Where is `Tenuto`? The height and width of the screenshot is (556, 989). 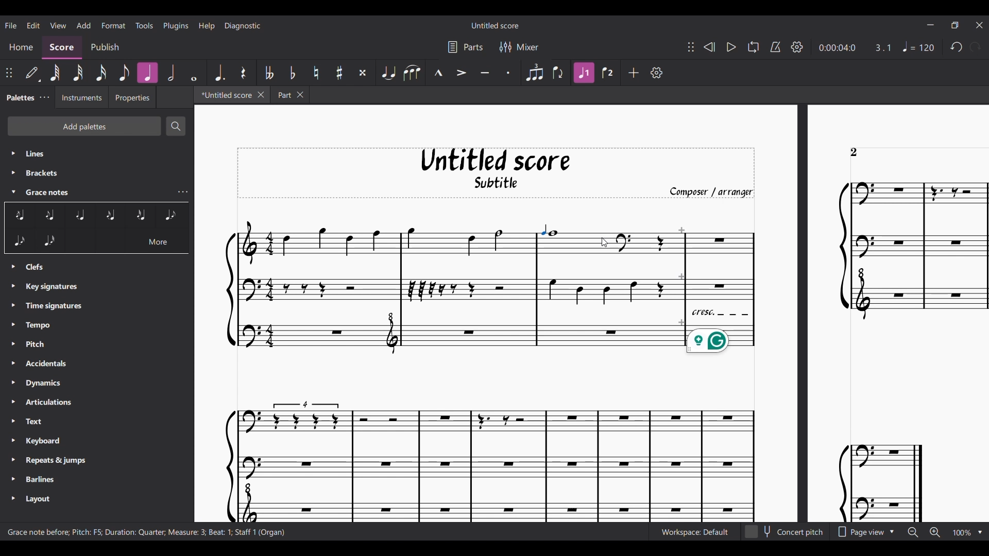 Tenuto is located at coordinates (485, 72).